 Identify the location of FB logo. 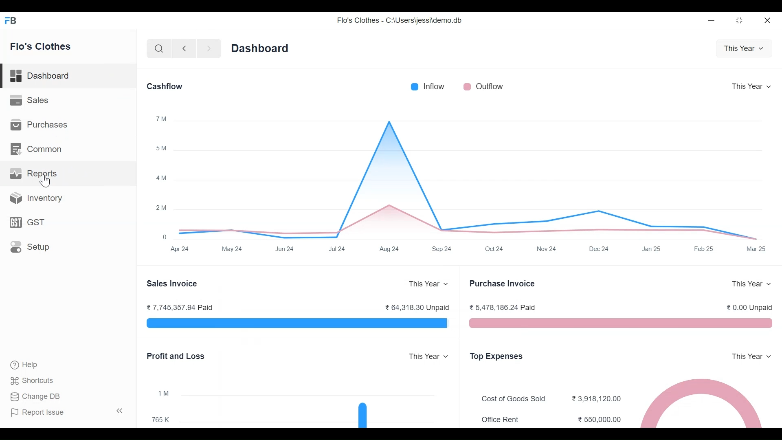
(11, 20).